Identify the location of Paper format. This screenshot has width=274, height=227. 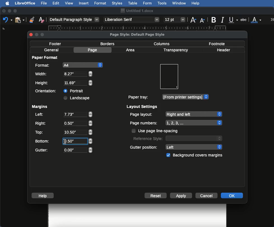
(45, 57).